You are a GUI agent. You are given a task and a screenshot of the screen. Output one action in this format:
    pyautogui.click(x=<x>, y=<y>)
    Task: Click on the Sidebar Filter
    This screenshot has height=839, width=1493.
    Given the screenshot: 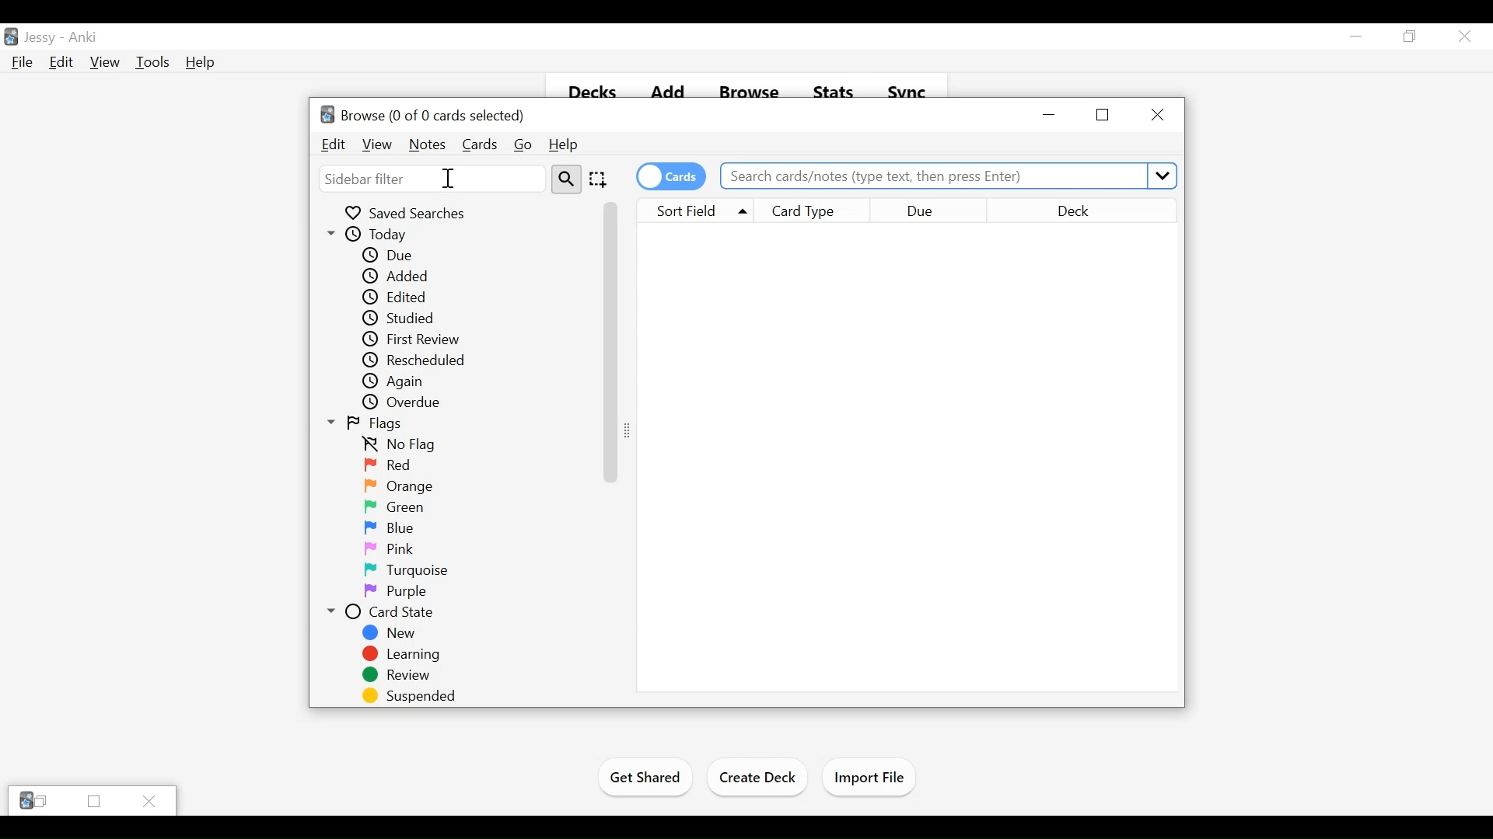 What is the action you would take?
    pyautogui.click(x=430, y=179)
    